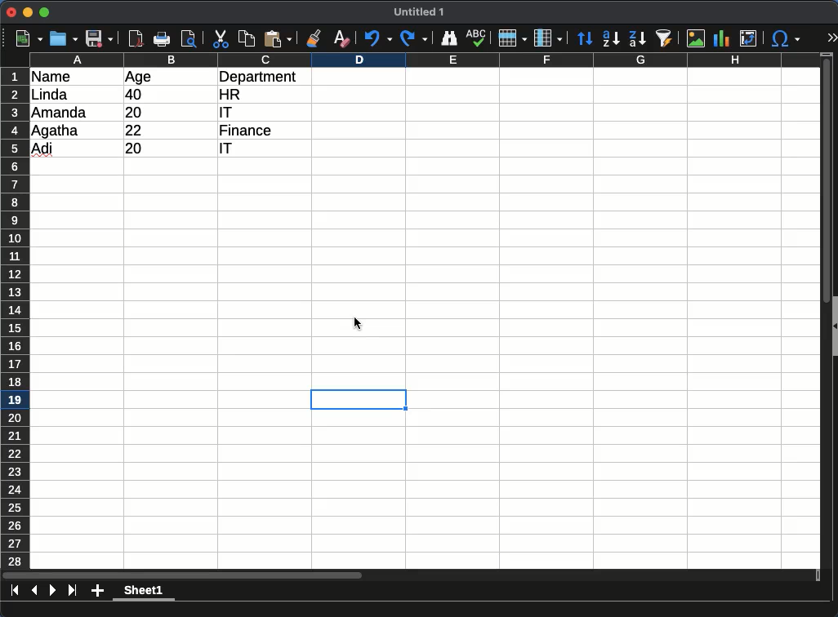 The width and height of the screenshot is (838, 617). What do you see at coordinates (164, 38) in the screenshot?
I see `print` at bounding box center [164, 38].